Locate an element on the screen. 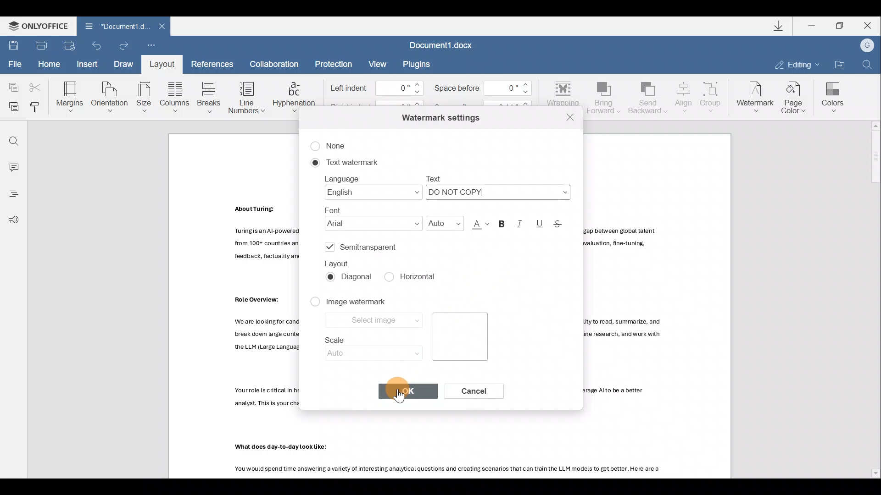 Image resolution: width=881 pixels, height=495 pixels. Watermark is located at coordinates (756, 95).